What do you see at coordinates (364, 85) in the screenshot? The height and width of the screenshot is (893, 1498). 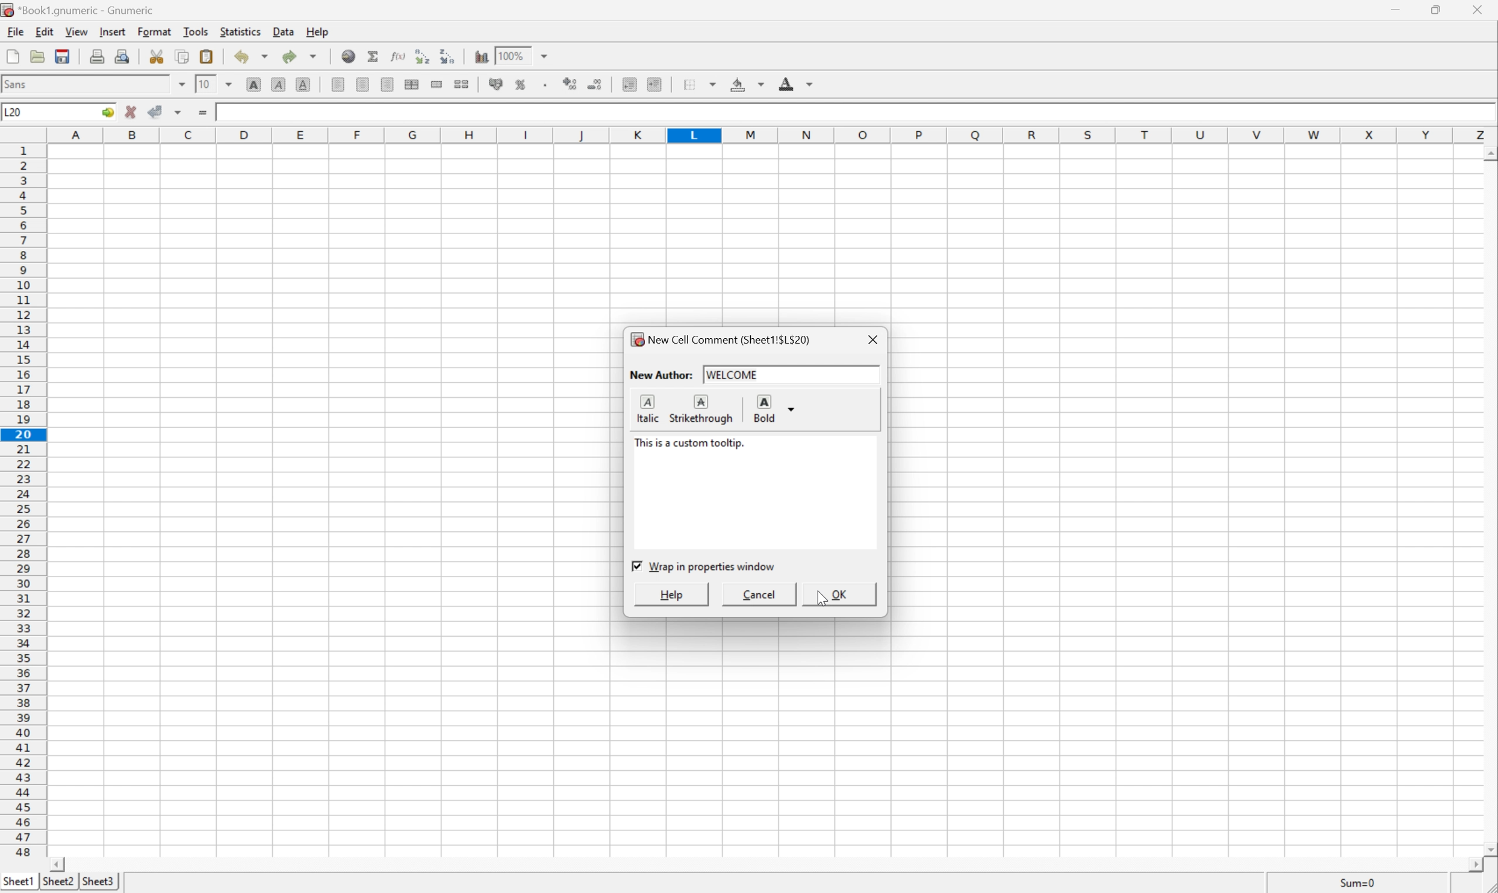 I see `Center Horizontally` at bounding box center [364, 85].